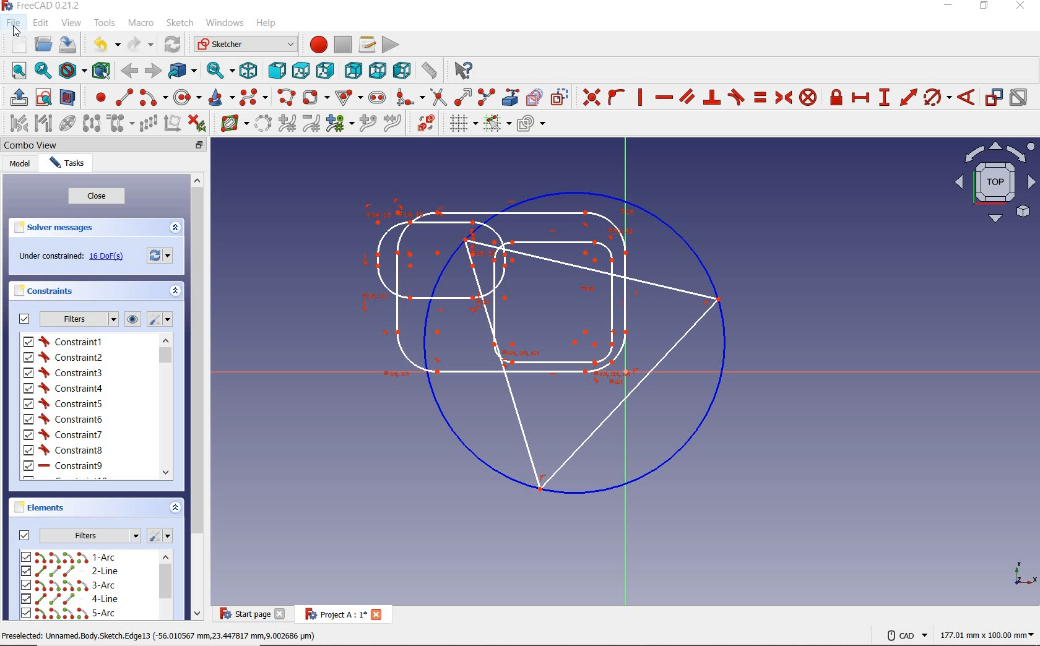 The image size is (1040, 646). What do you see at coordinates (457, 125) in the screenshot?
I see `toggle grid` at bounding box center [457, 125].